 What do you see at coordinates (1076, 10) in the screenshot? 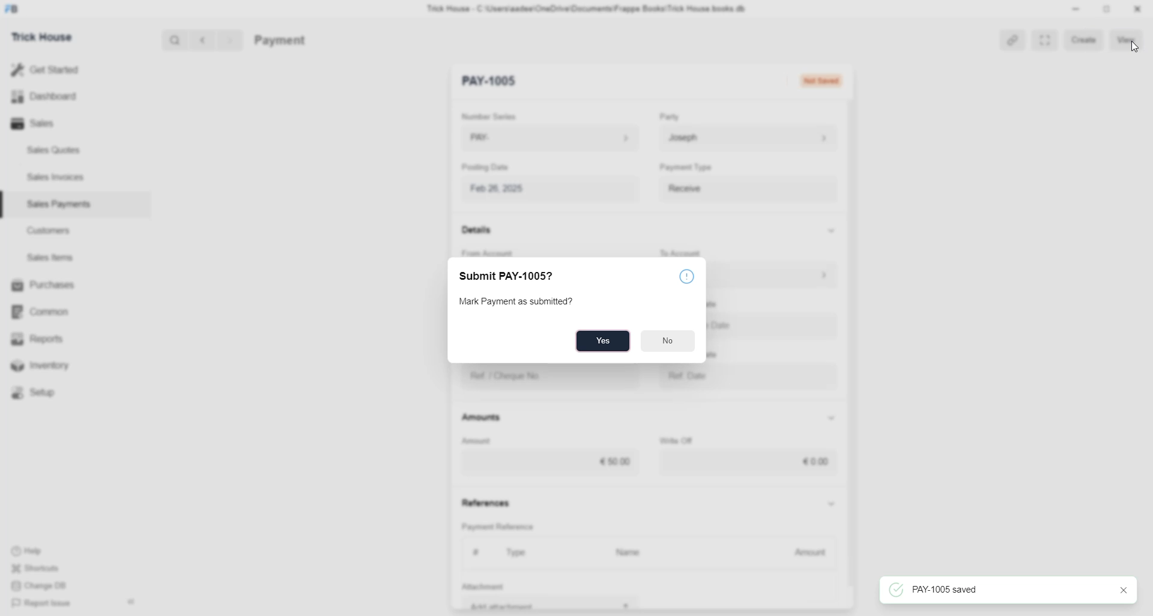
I see `minimize` at bounding box center [1076, 10].